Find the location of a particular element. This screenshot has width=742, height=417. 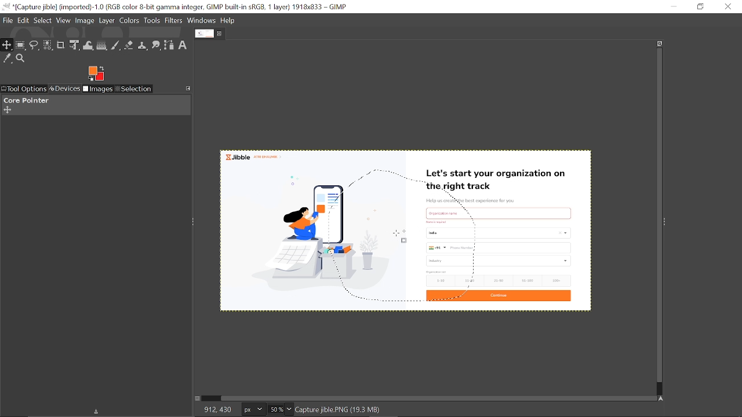

country is located at coordinates (501, 233).